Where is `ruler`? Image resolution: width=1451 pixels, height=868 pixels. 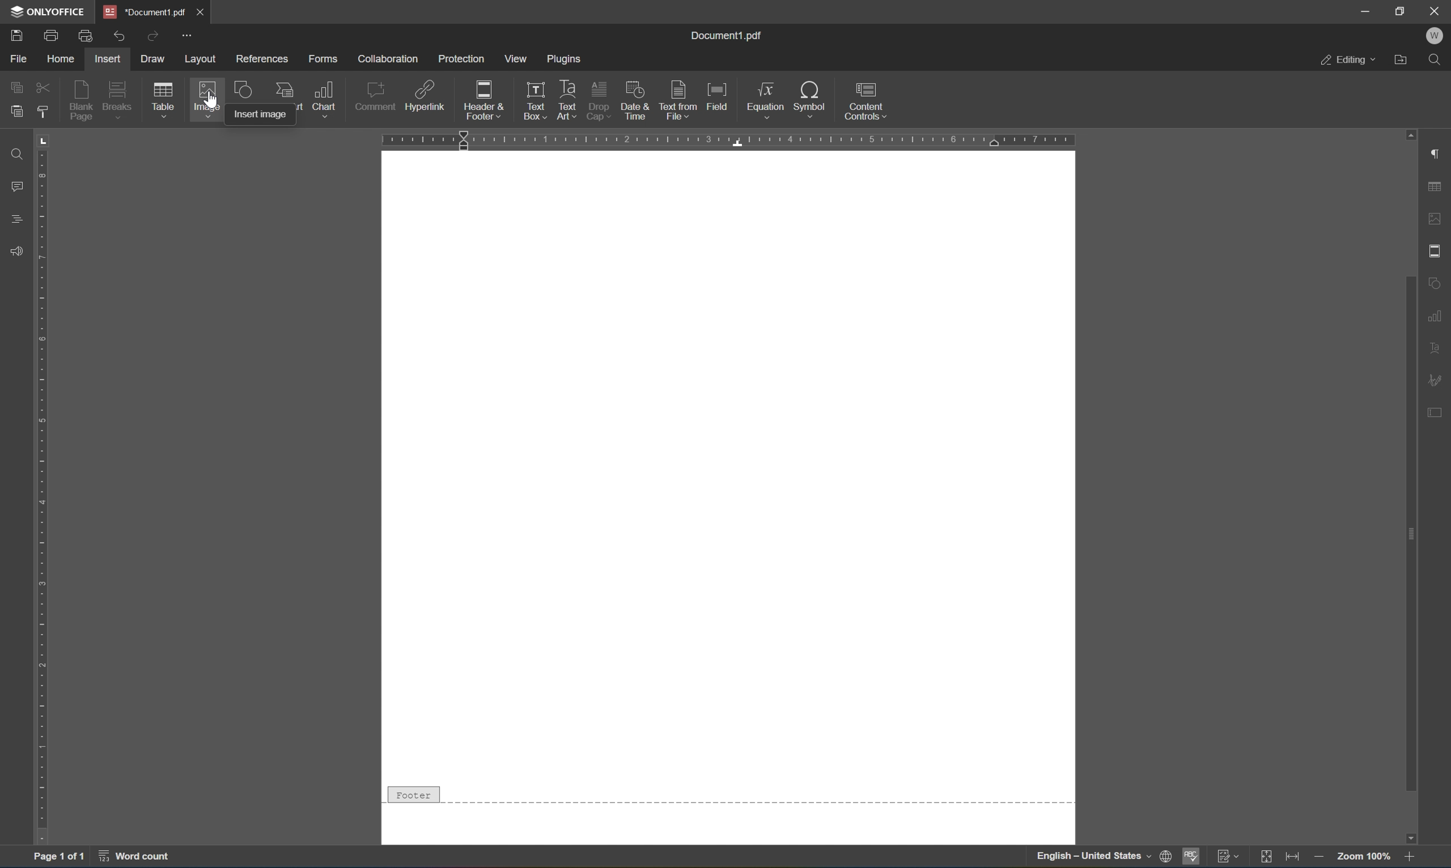
ruler is located at coordinates (43, 504).